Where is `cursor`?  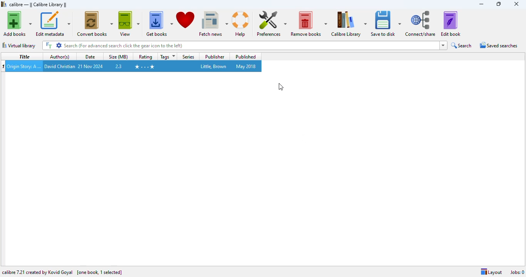 cursor is located at coordinates (282, 87).